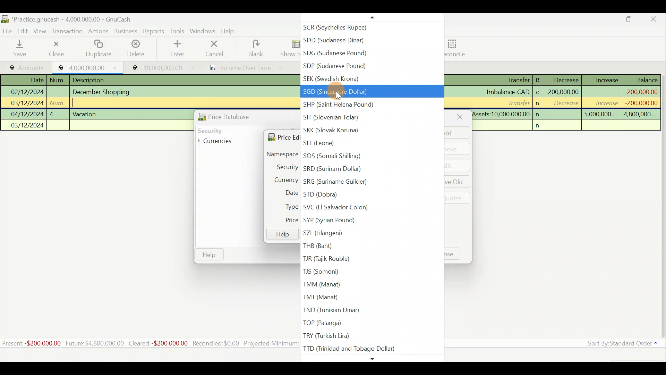  Describe the element at coordinates (27, 104) in the screenshot. I see `03/12/2024` at that location.